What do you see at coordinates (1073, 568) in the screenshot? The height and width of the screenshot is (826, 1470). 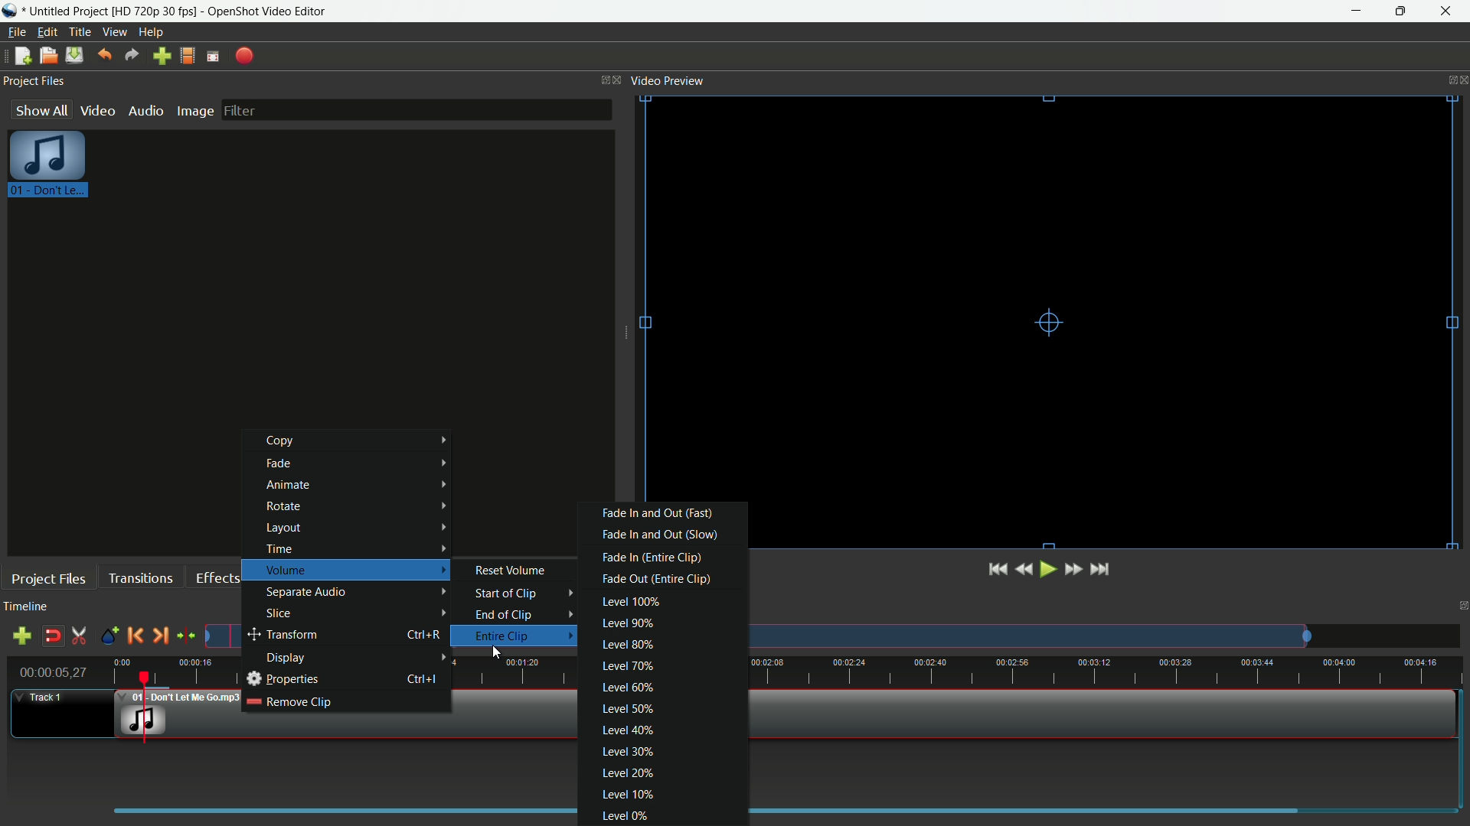 I see `quickly play forward` at bounding box center [1073, 568].